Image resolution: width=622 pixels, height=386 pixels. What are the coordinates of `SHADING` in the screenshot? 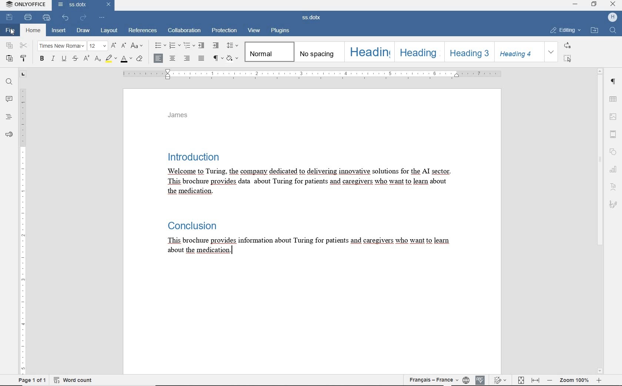 It's located at (233, 58).